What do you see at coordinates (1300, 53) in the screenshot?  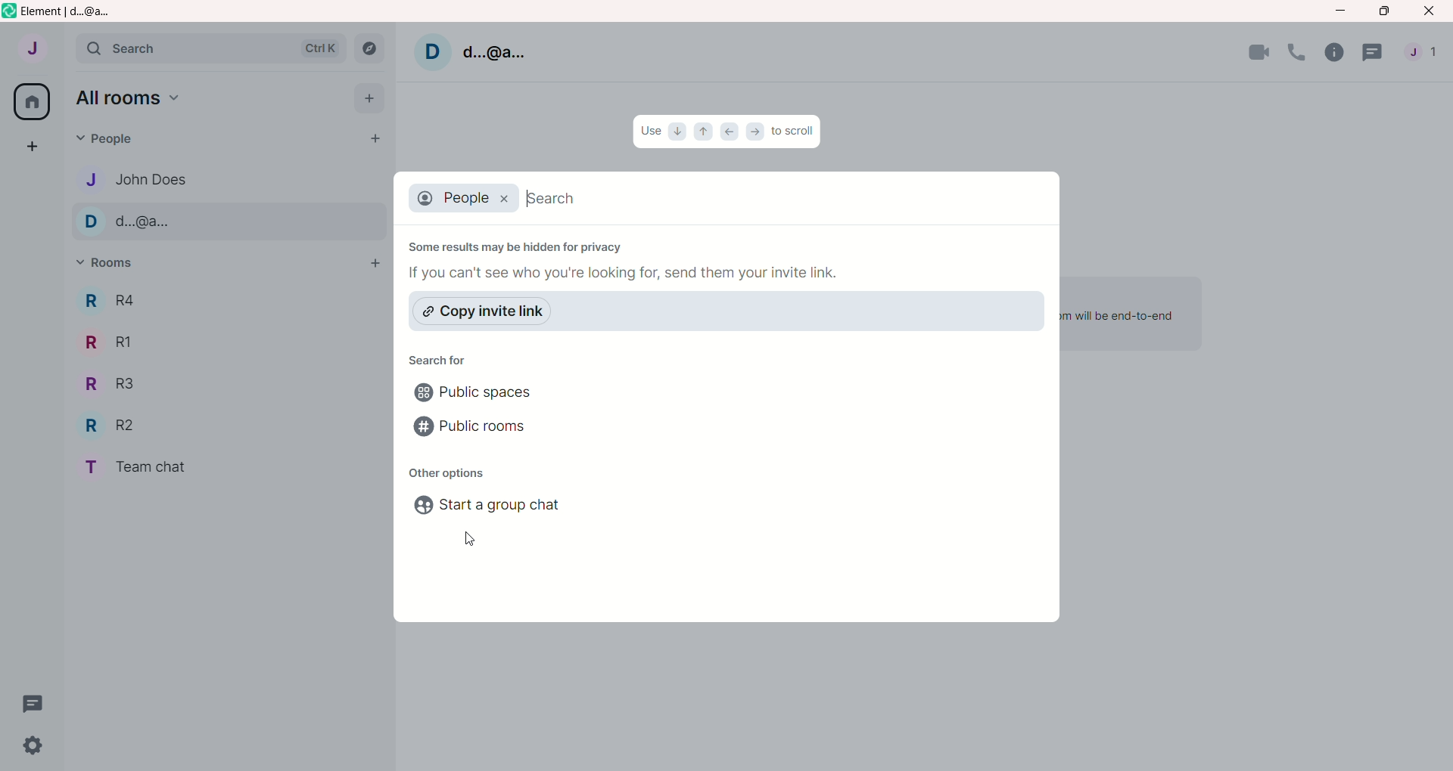 I see `voice call` at bounding box center [1300, 53].